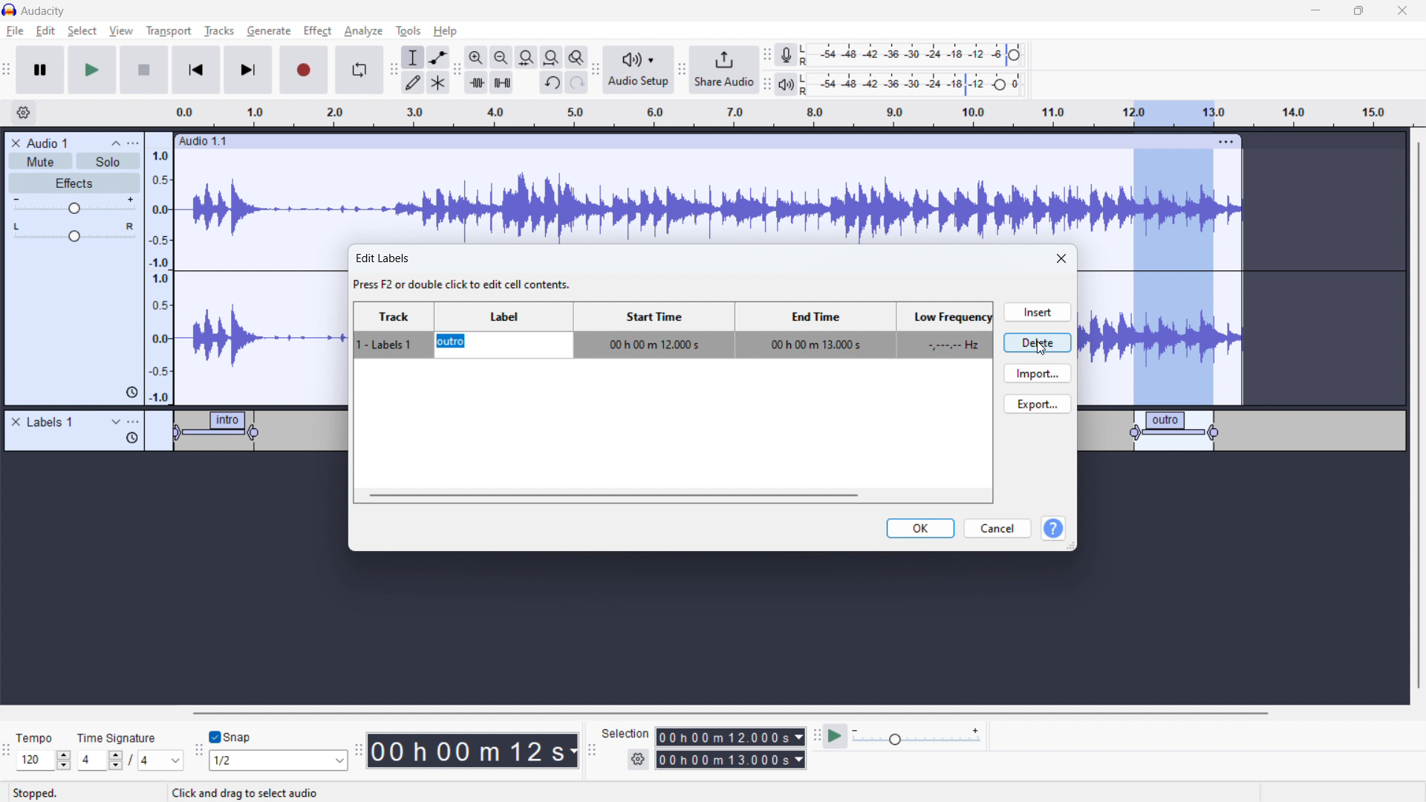  Describe the element at coordinates (358, 752) in the screenshot. I see `time toolbar` at that location.